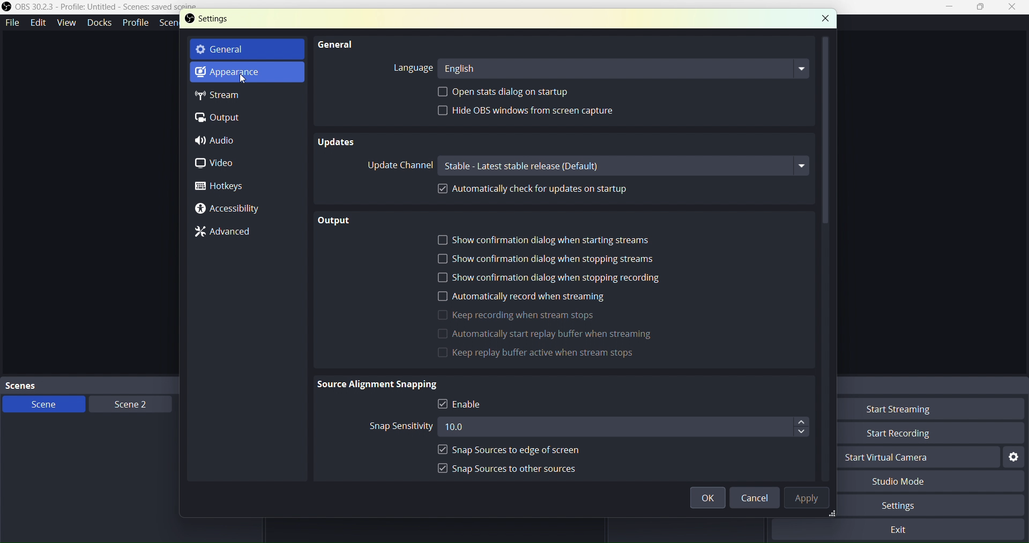 The height and width of the screenshot is (543, 1029). What do you see at coordinates (1012, 7) in the screenshot?
I see `Close` at bounding box center [1012, 7].